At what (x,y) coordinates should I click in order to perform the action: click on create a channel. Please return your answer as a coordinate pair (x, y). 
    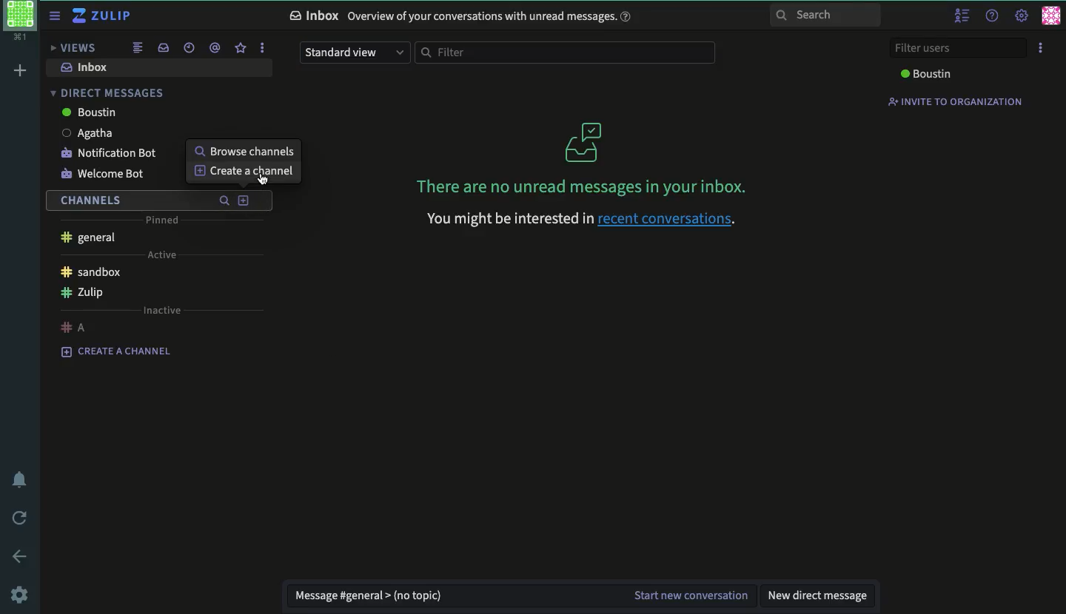
    Looking at the image, I should click on (117, 351).